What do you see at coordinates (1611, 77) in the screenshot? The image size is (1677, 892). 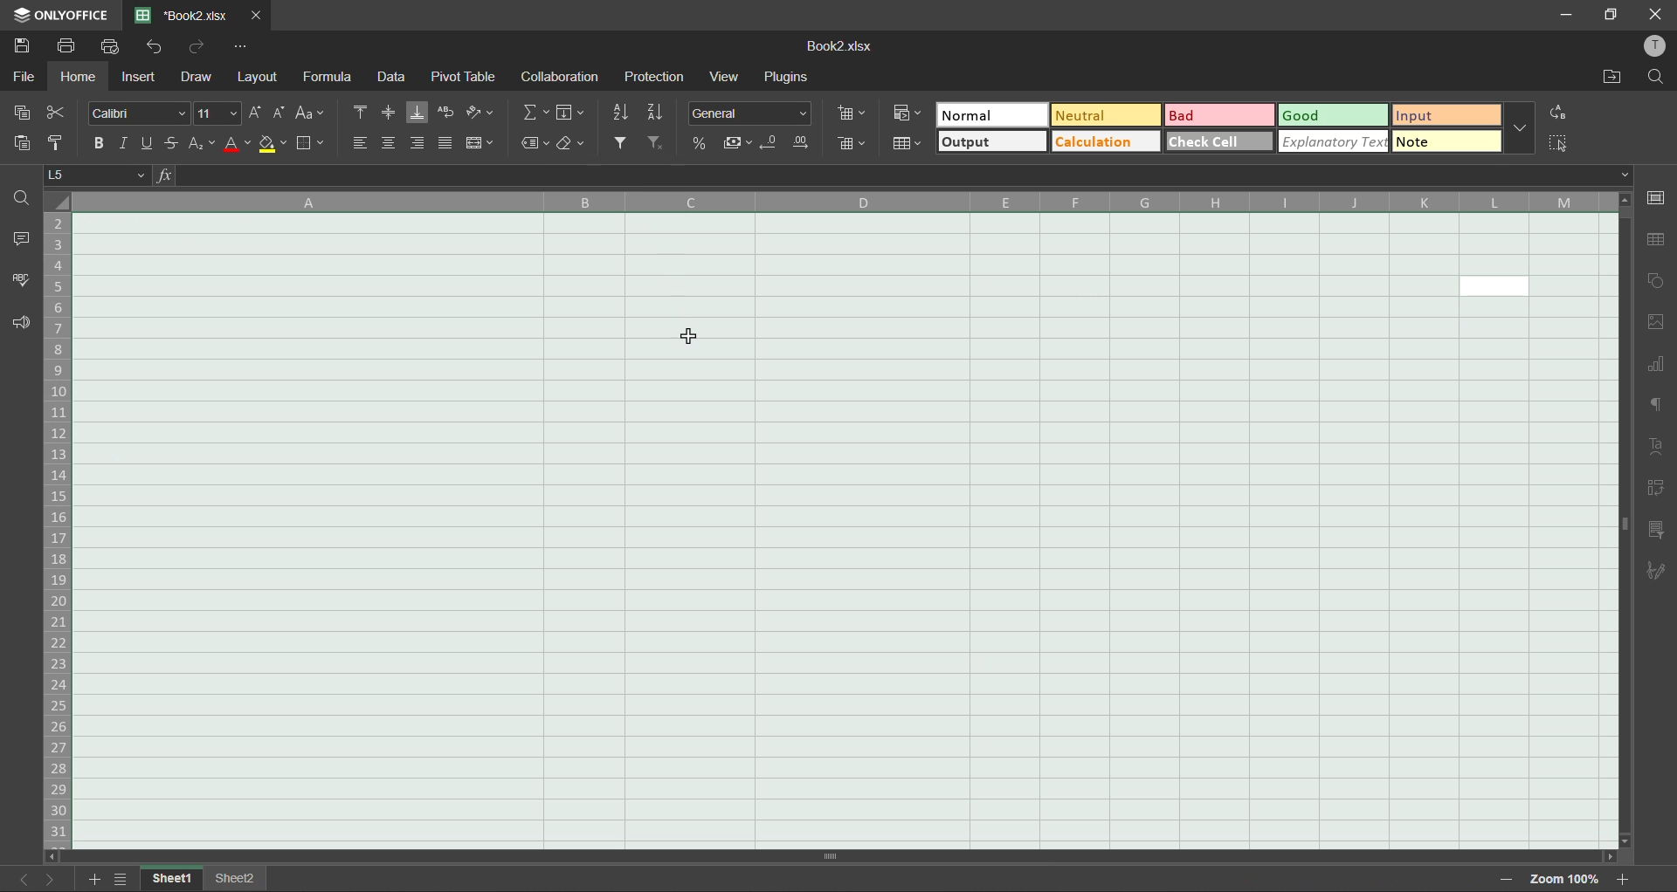 I see `open location` at bounding box center [1611, 77].